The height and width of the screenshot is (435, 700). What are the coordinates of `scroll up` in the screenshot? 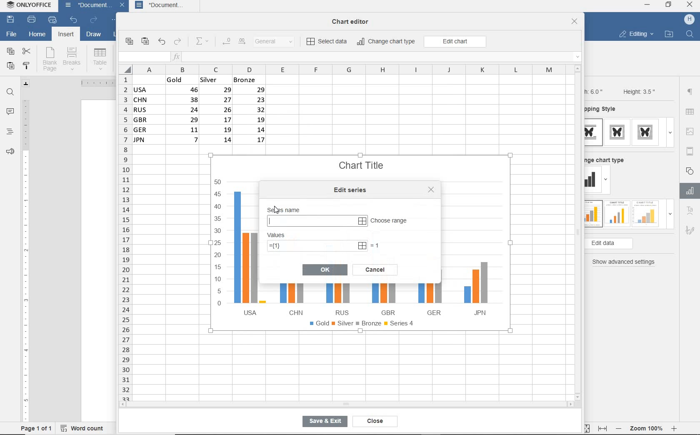 It's located at (578, 68).